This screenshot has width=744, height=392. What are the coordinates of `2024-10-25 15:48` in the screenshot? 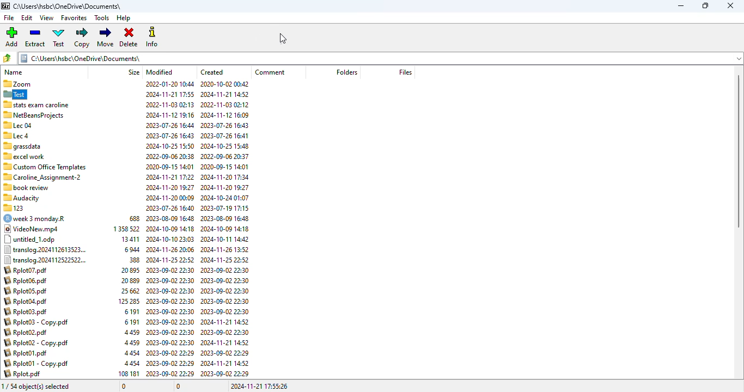 It's located at (225, 146).